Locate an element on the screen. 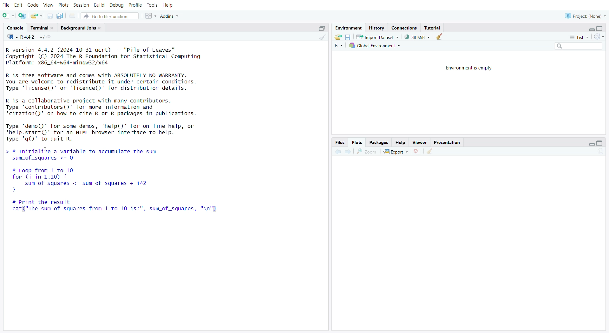  backward is located at coordinates (336, 152).